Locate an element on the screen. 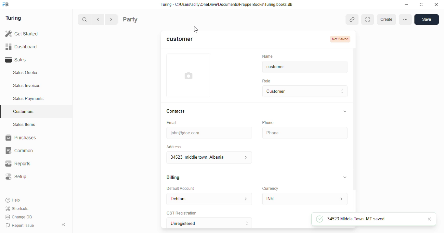 The height and width of the screenshot is (233, 444). collapse is located at coordinates (345, 177).